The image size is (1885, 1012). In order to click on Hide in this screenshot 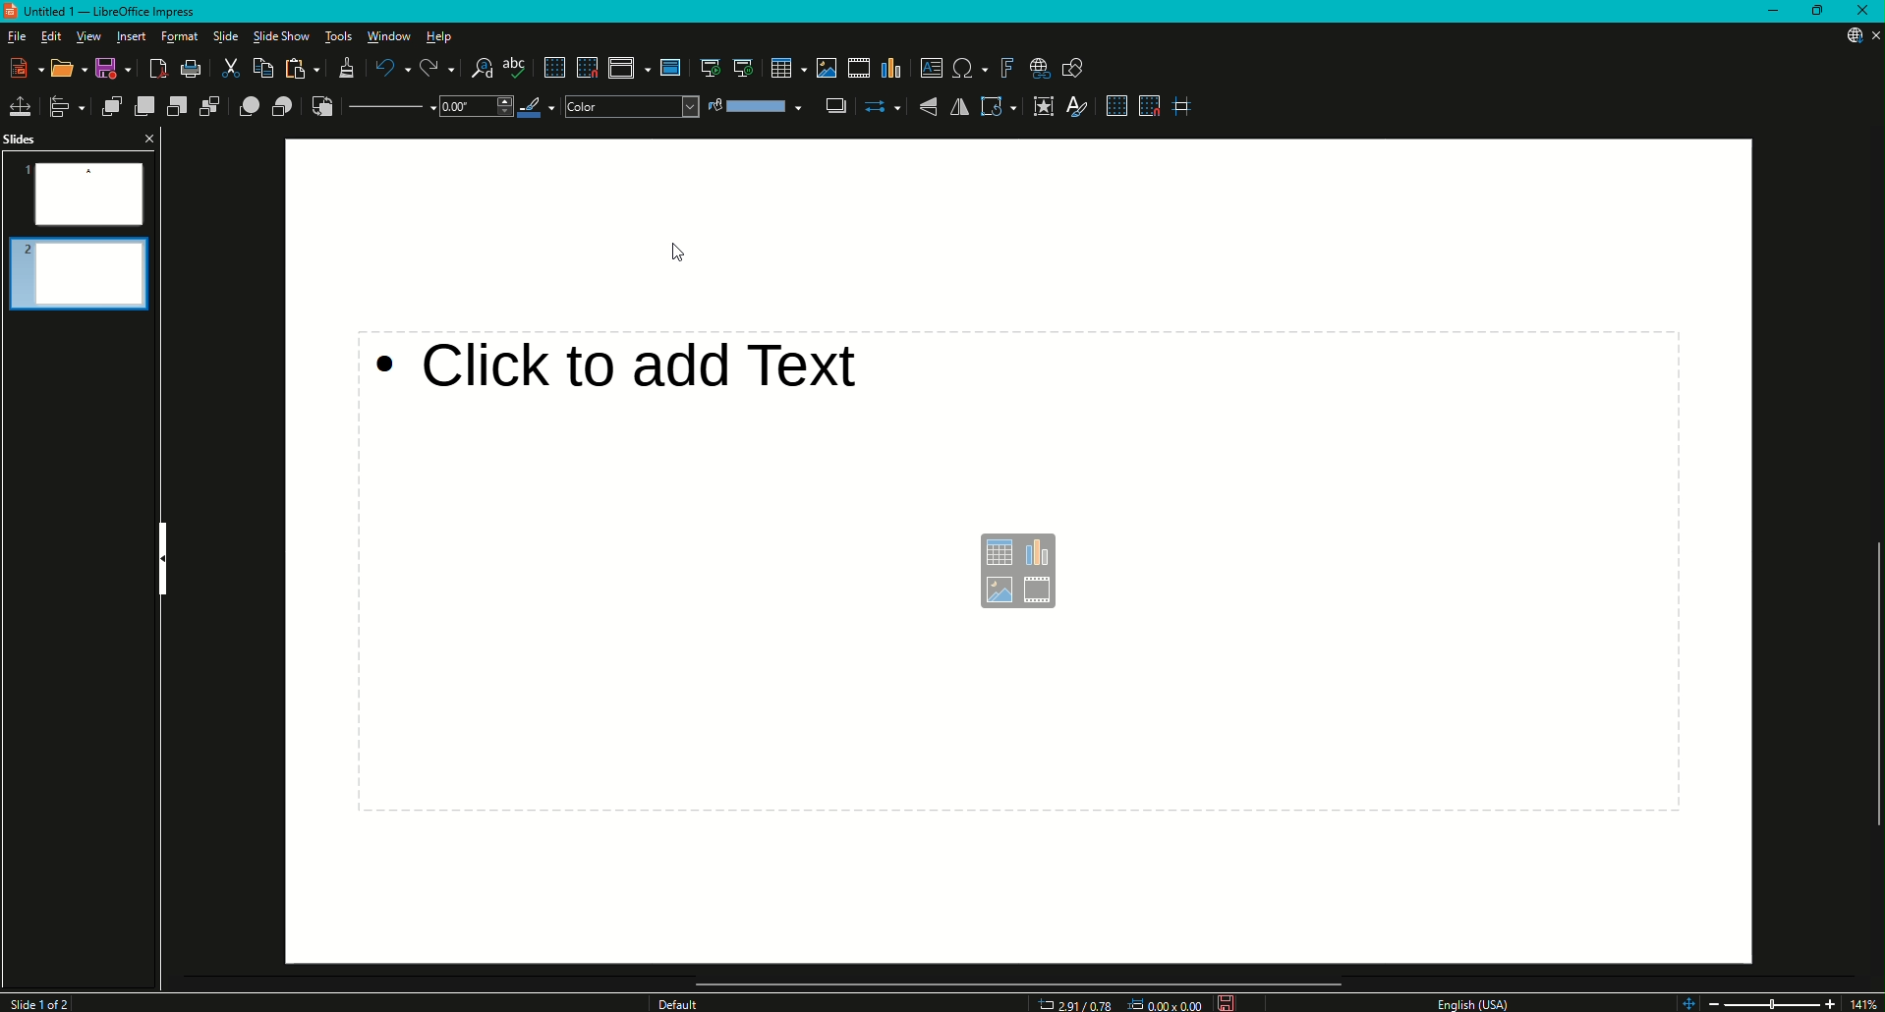, I will do `click(165, 551)`.